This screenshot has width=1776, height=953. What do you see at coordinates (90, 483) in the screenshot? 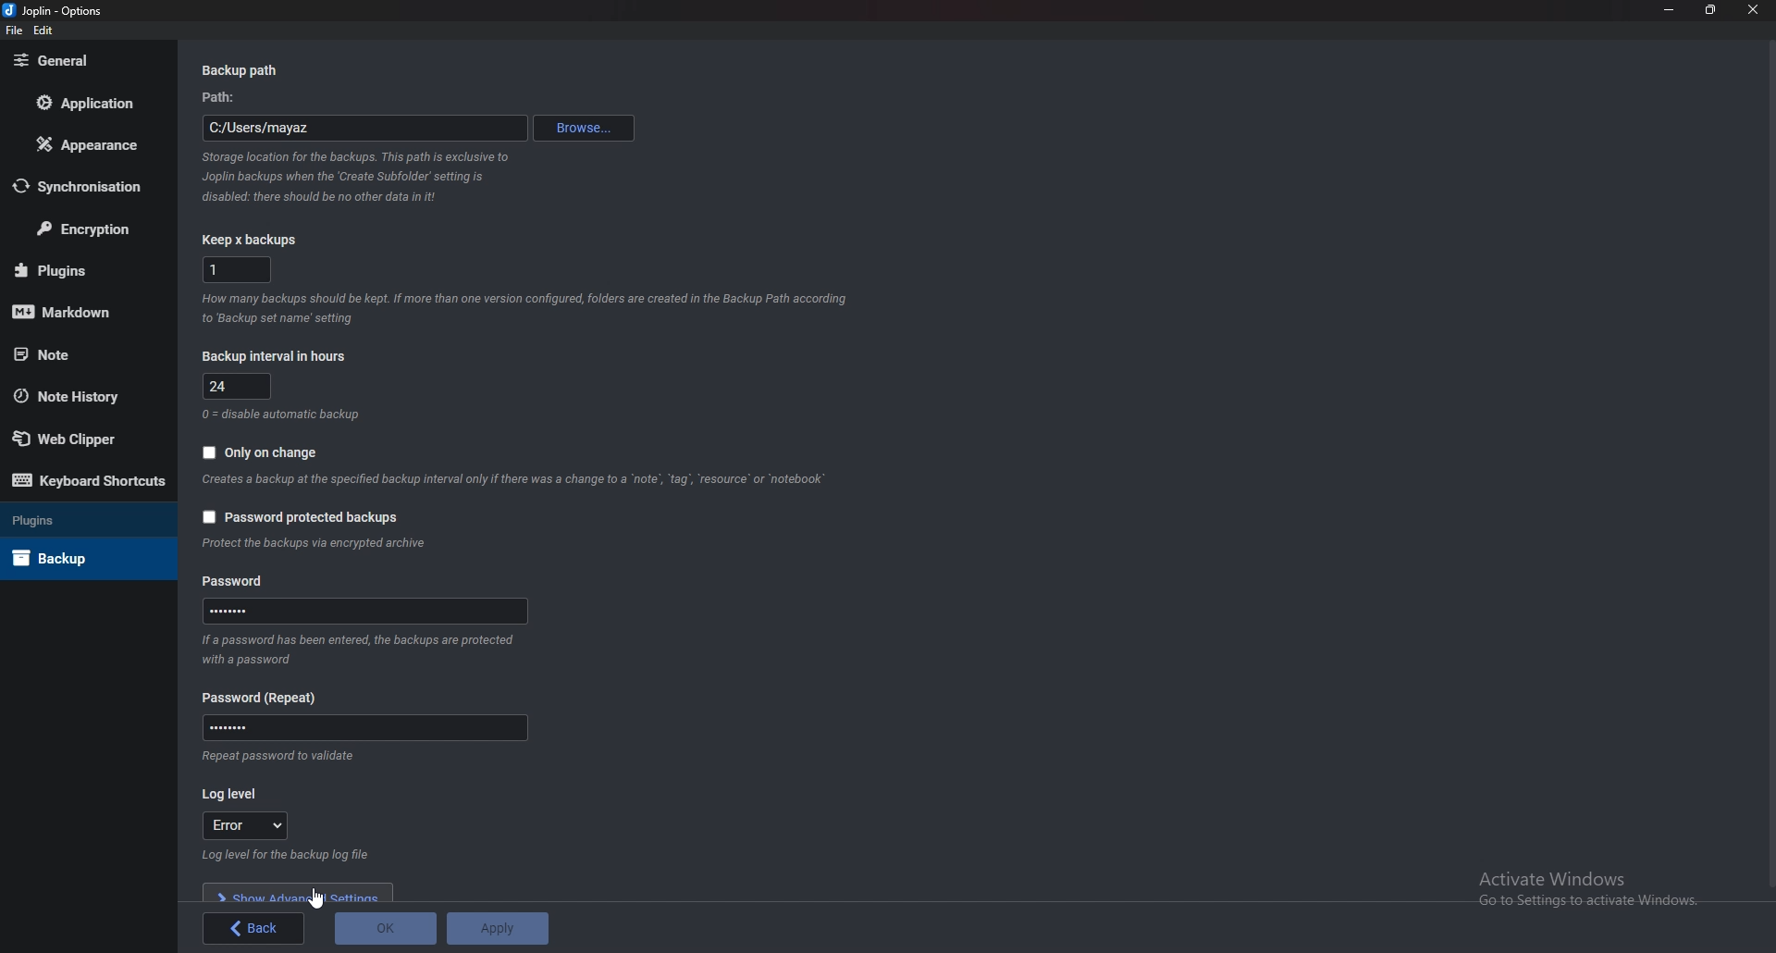
I see `Keyboard shortcuts` at bounding box center [90, 483].